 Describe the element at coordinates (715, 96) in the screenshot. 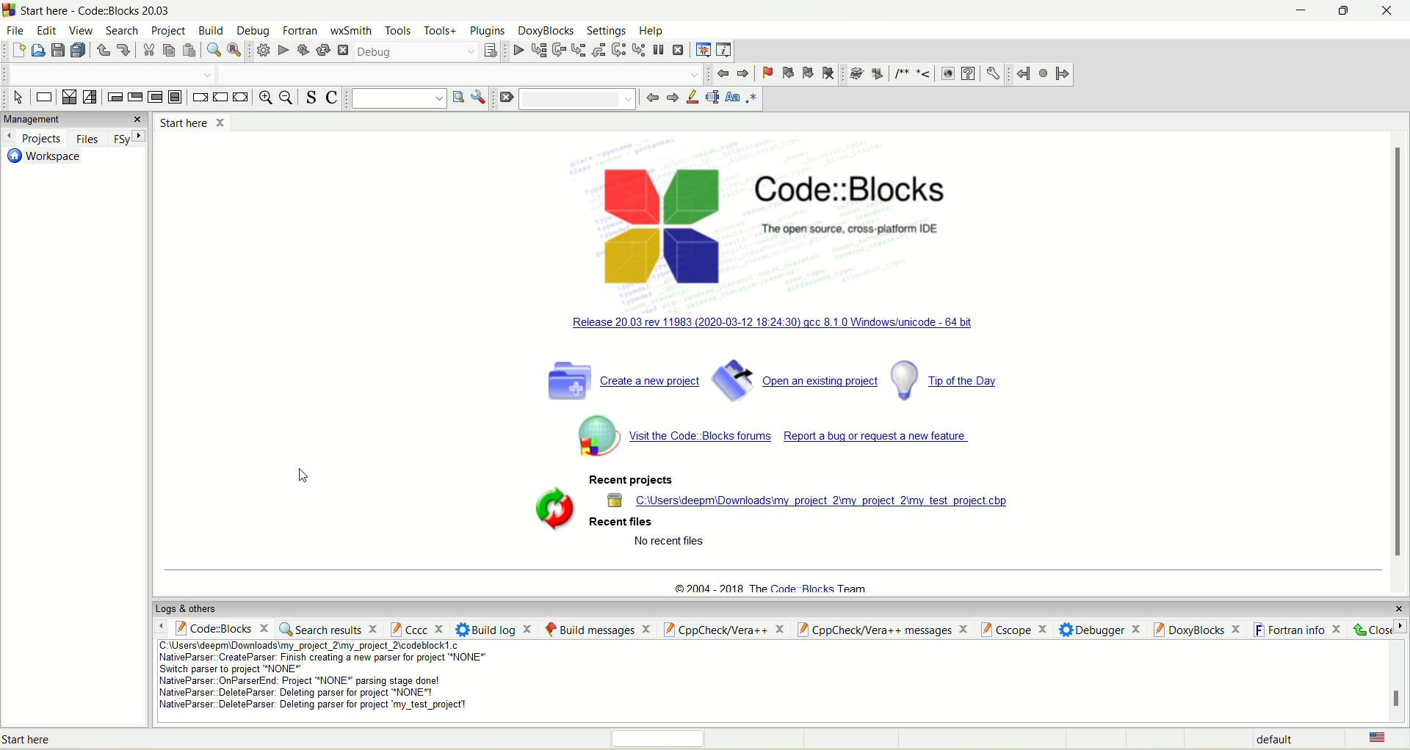

I see `selected text` at that location.